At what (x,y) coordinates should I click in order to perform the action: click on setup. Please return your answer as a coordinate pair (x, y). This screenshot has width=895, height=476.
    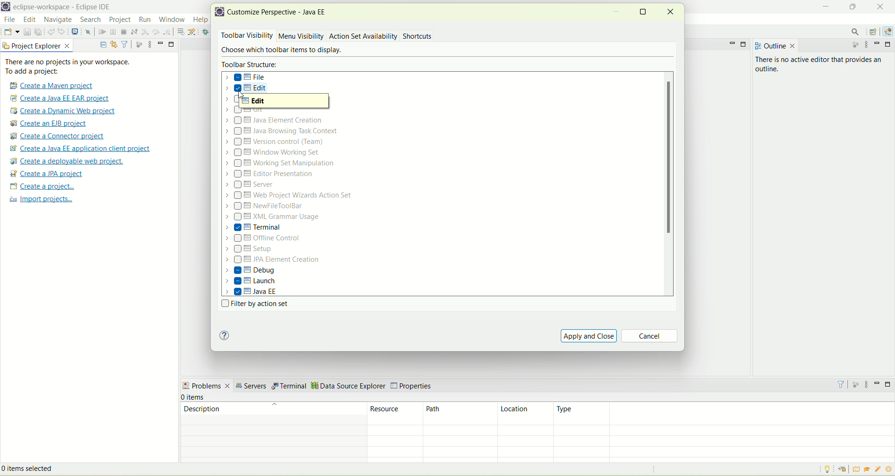
    Looking at the image, I should click on (252, 250).